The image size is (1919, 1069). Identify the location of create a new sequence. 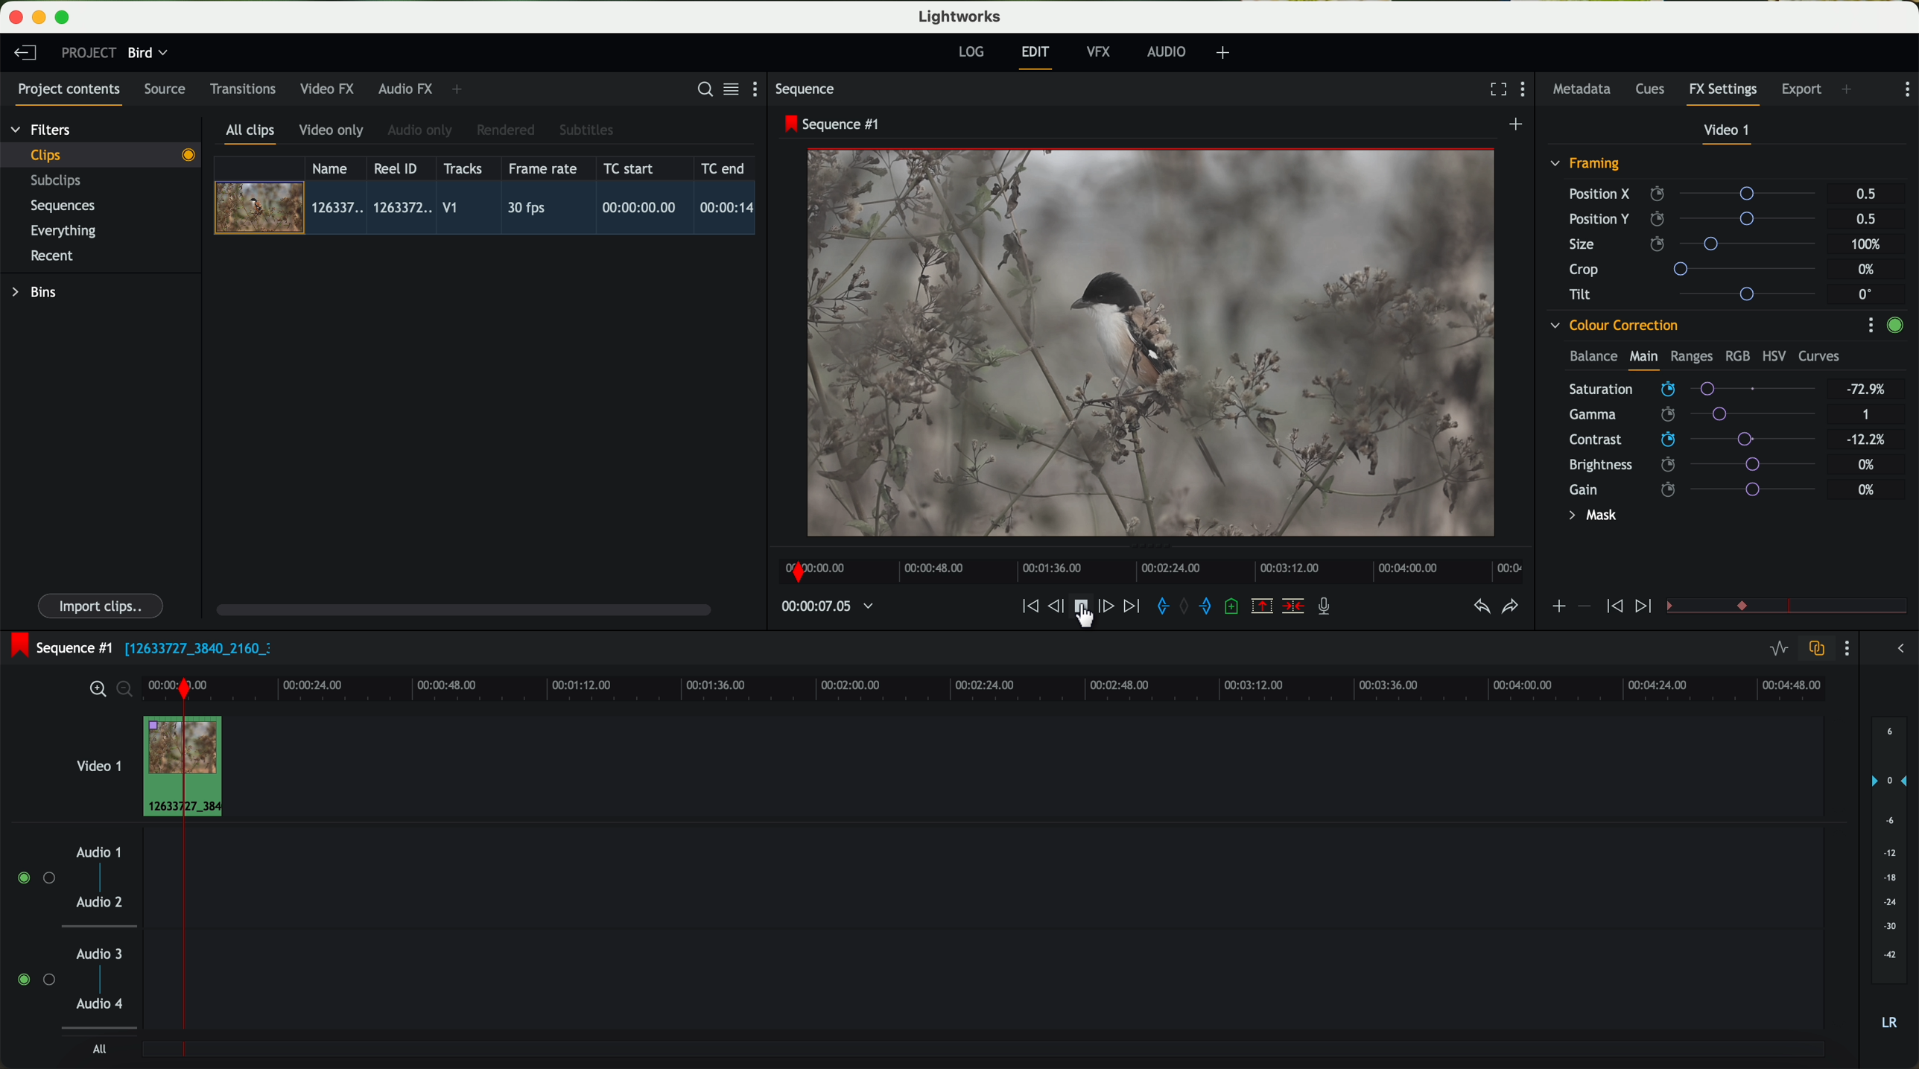
(1518, 125).